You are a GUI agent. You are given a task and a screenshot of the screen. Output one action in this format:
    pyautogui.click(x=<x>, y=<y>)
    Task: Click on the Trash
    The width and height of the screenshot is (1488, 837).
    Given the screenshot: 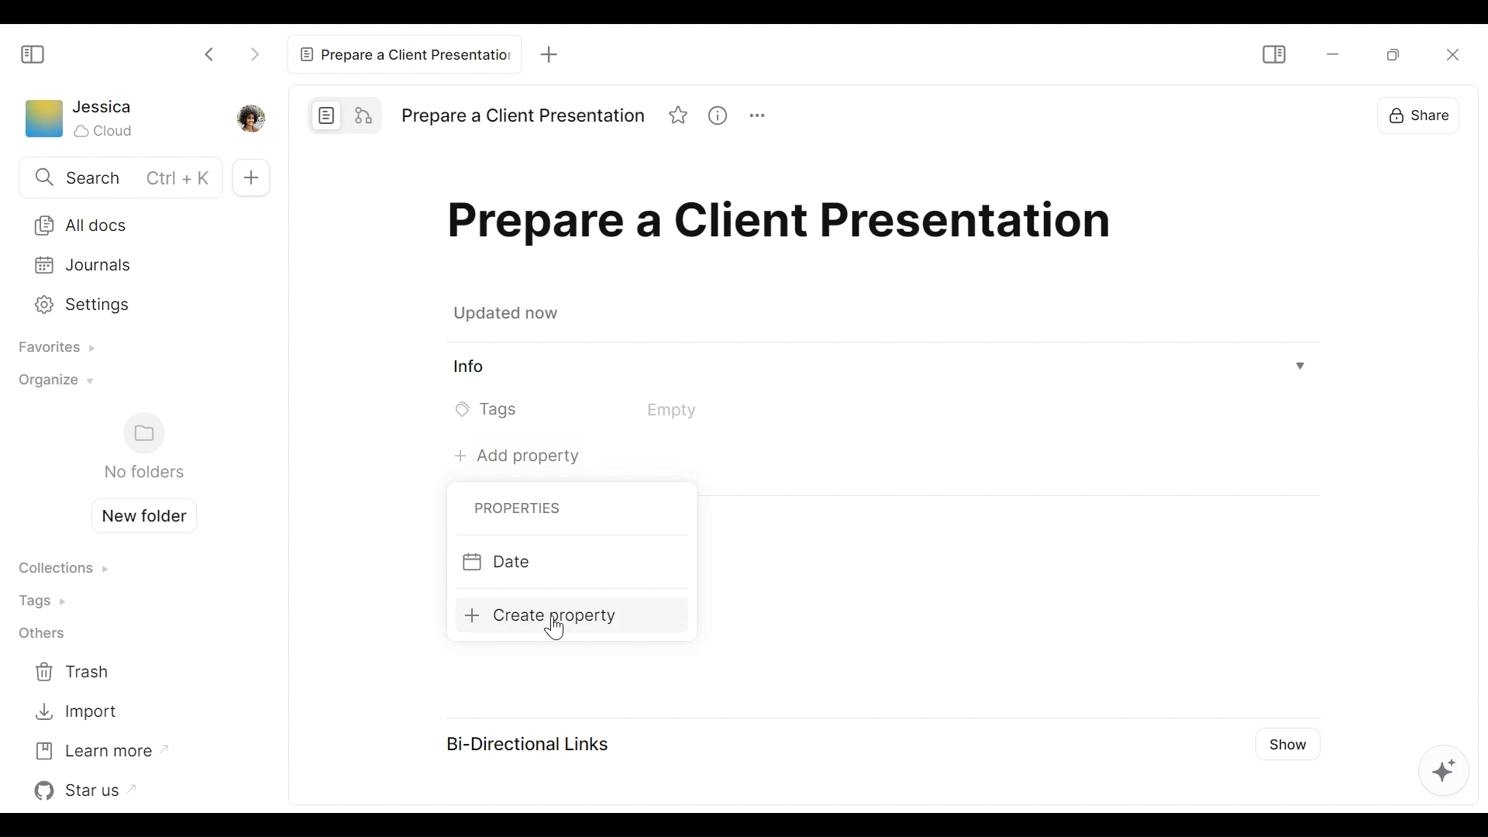 What is the action you would take?
    pyautogui.click(x=76, y=673)
    